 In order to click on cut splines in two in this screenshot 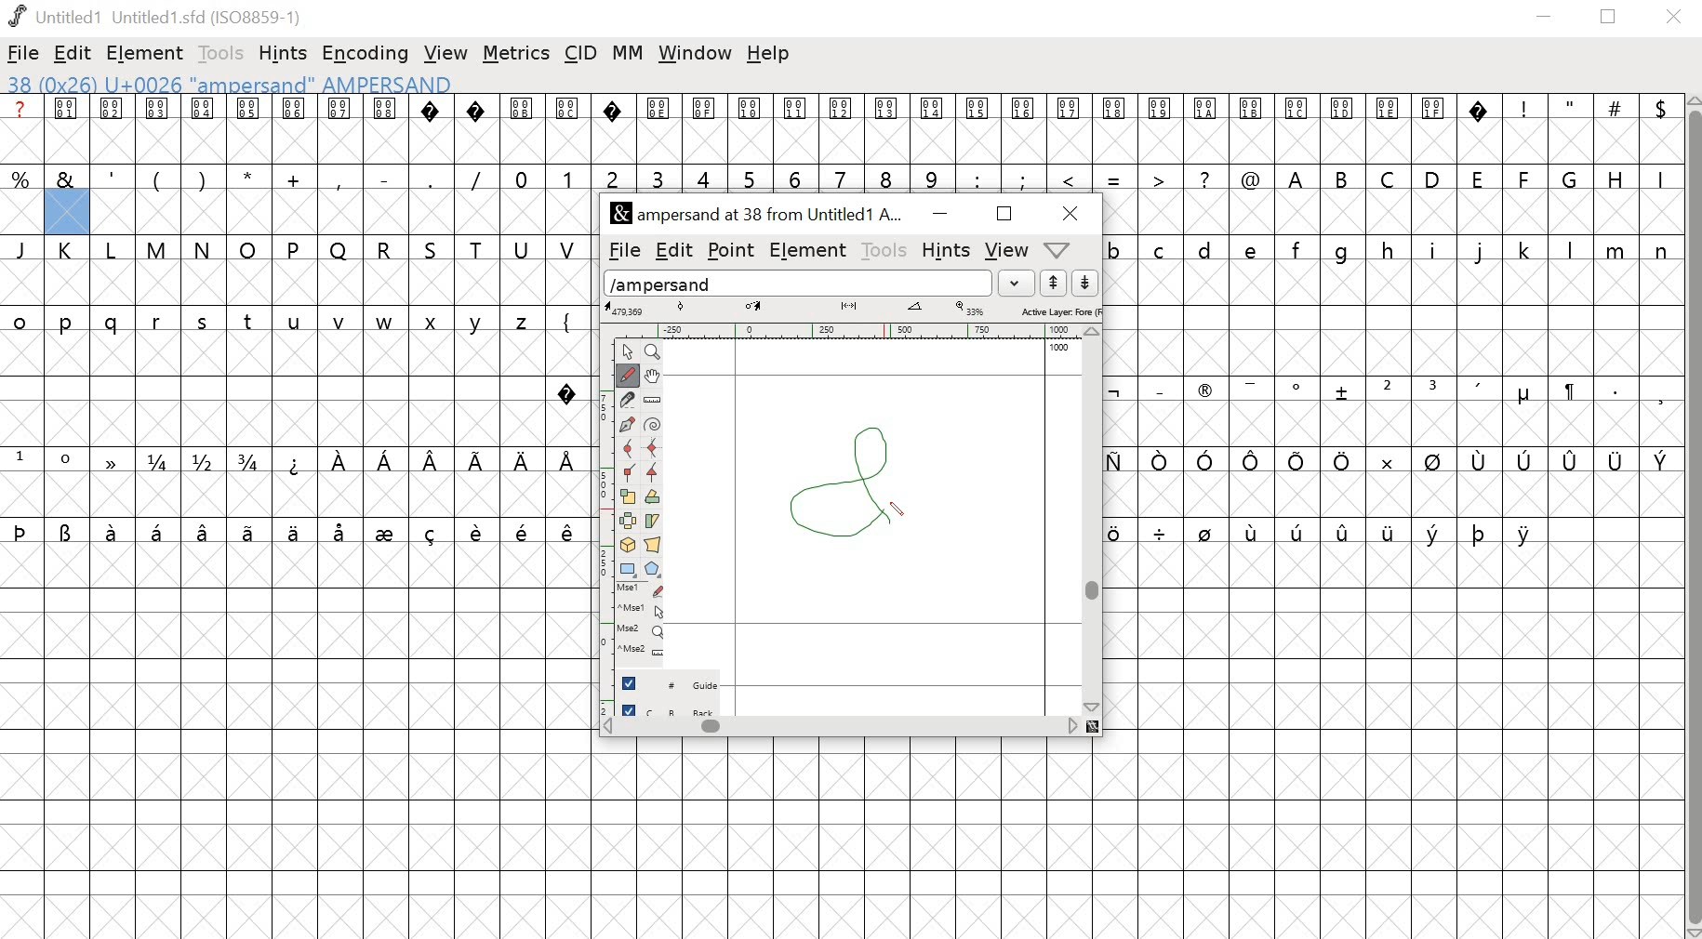, I will do `click(627, 401)`.